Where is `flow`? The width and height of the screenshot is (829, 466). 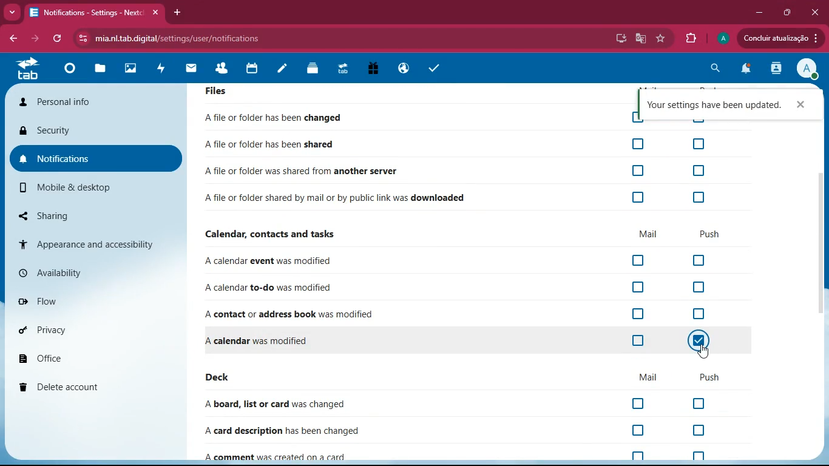
flow is located at coordinates (86, 301).